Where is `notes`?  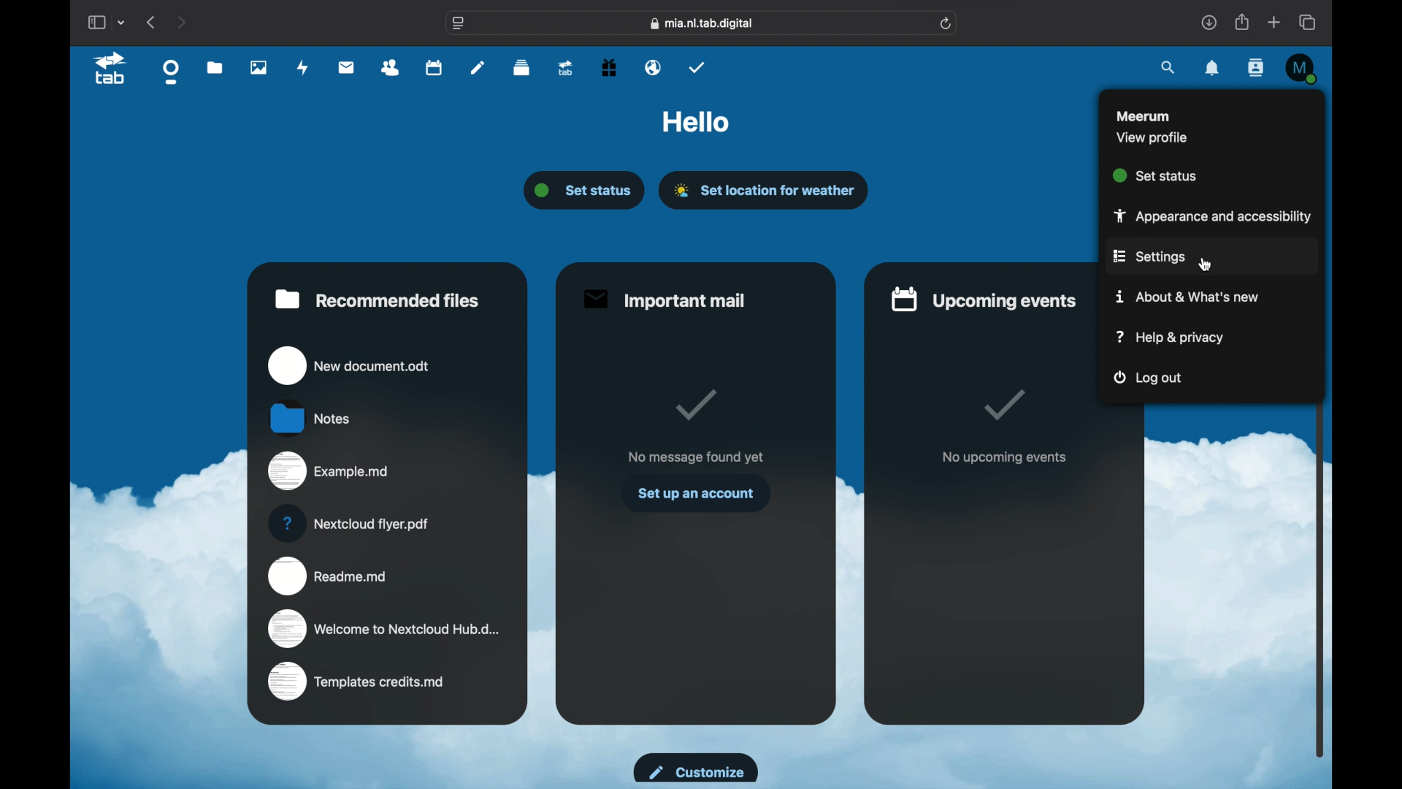
notes is located at coordinates (478, 67).